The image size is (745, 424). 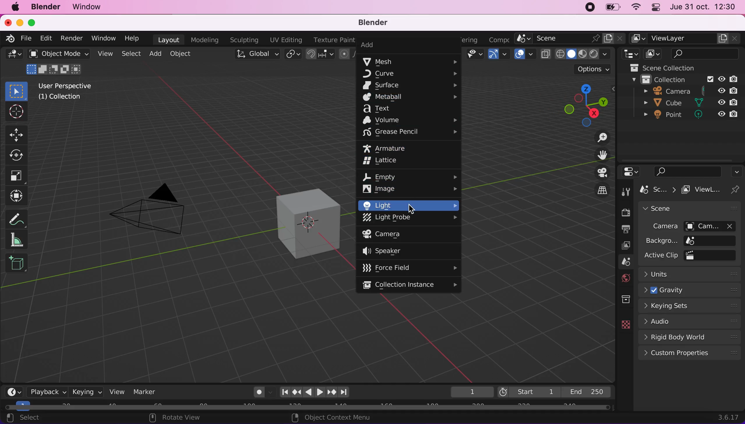 I want to click on blender, so click(x=47, y=8).